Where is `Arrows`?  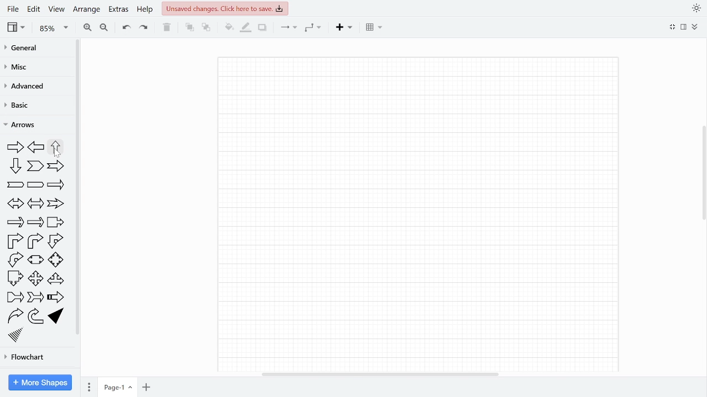
Arrows is located at coordinates (25, 125).